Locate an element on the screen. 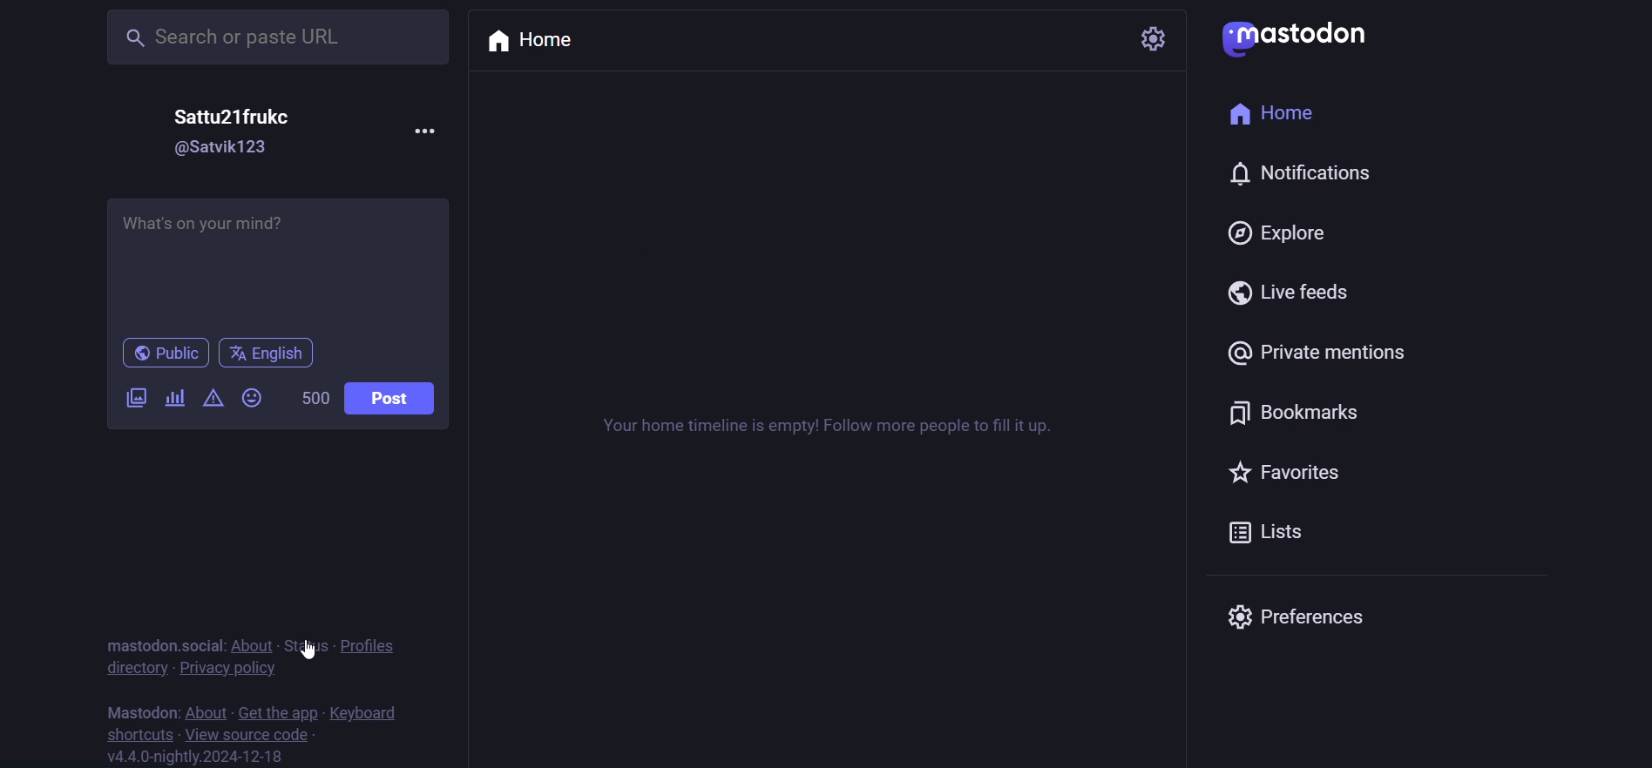  id is located at coordinates (219, 152).